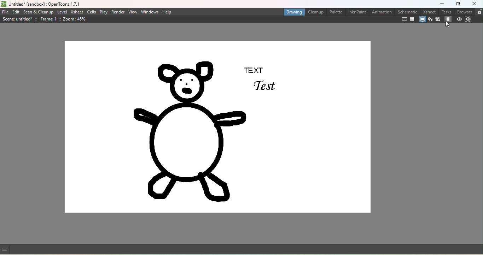 This screenshot has width=483, height=255. I want to click on Level, so click(62, 12).